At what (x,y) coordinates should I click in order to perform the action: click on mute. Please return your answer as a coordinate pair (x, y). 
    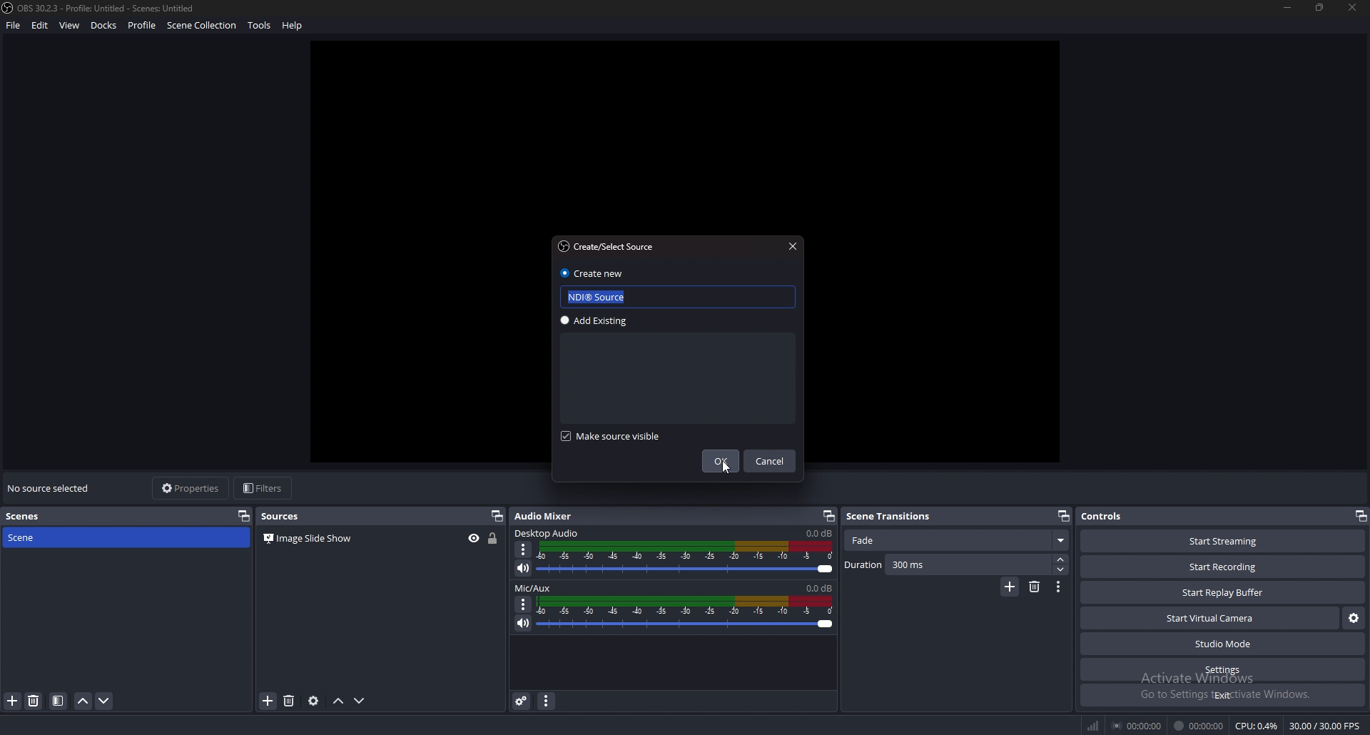
    Looking at the image, I should click on (522, 568).